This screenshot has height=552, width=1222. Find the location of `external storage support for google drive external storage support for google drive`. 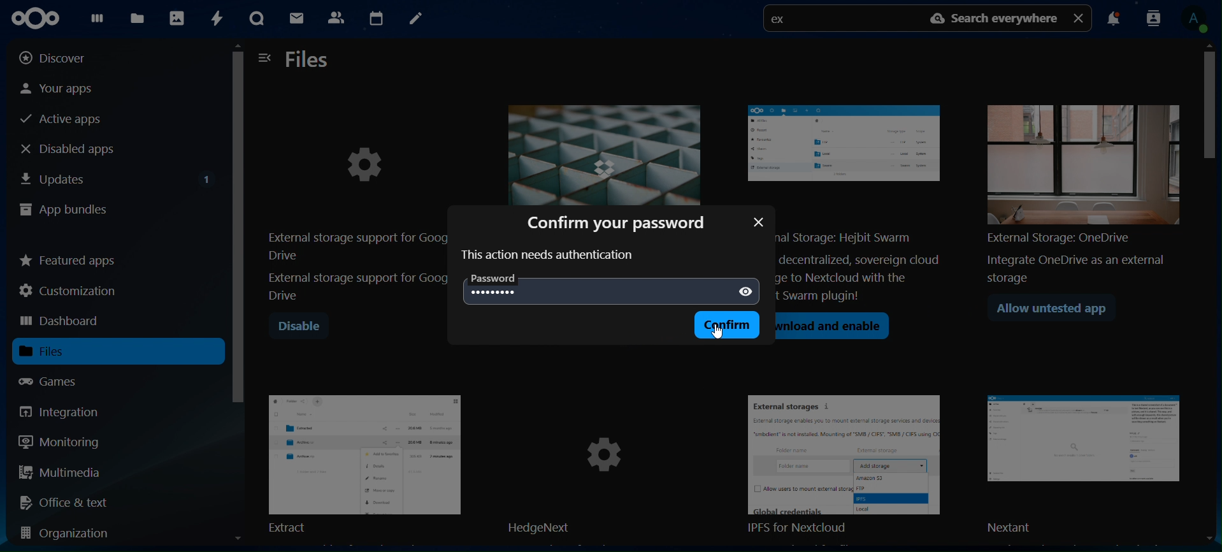

external storage support for google drive external storage support for google drive is located at coordinates (356, 210).